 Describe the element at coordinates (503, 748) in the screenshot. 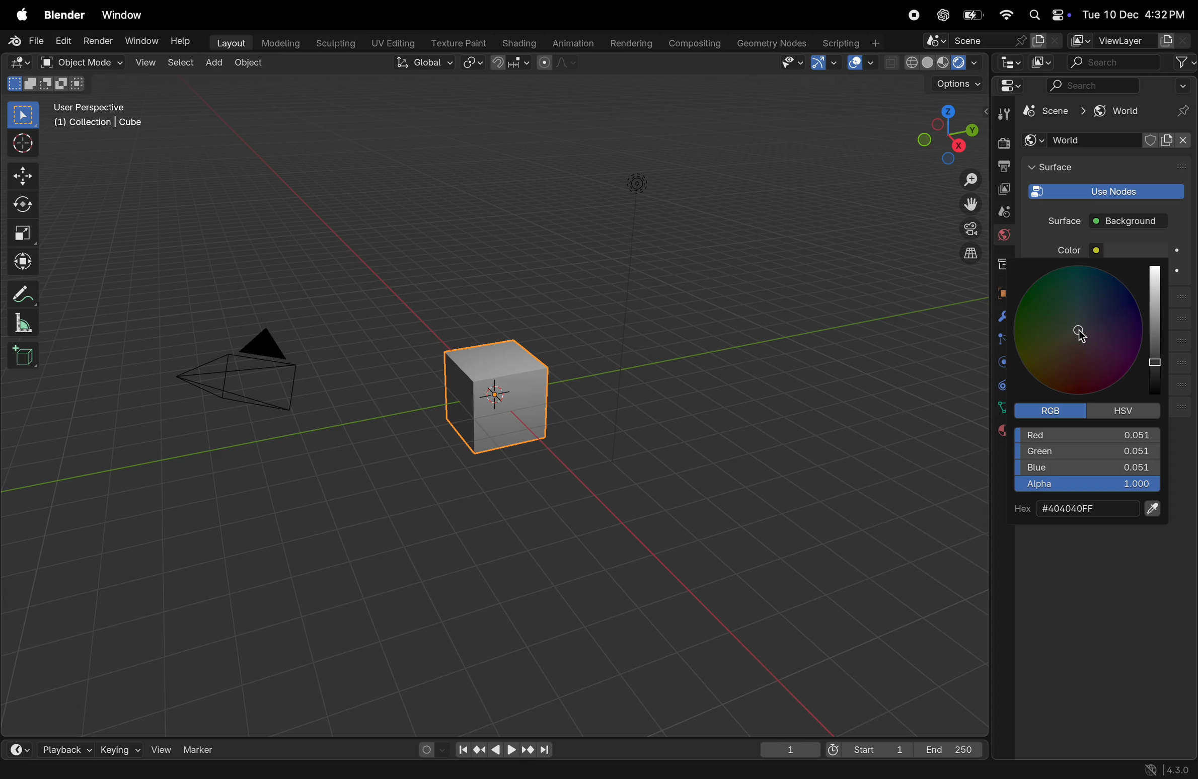

I see `playback controls` at that location.